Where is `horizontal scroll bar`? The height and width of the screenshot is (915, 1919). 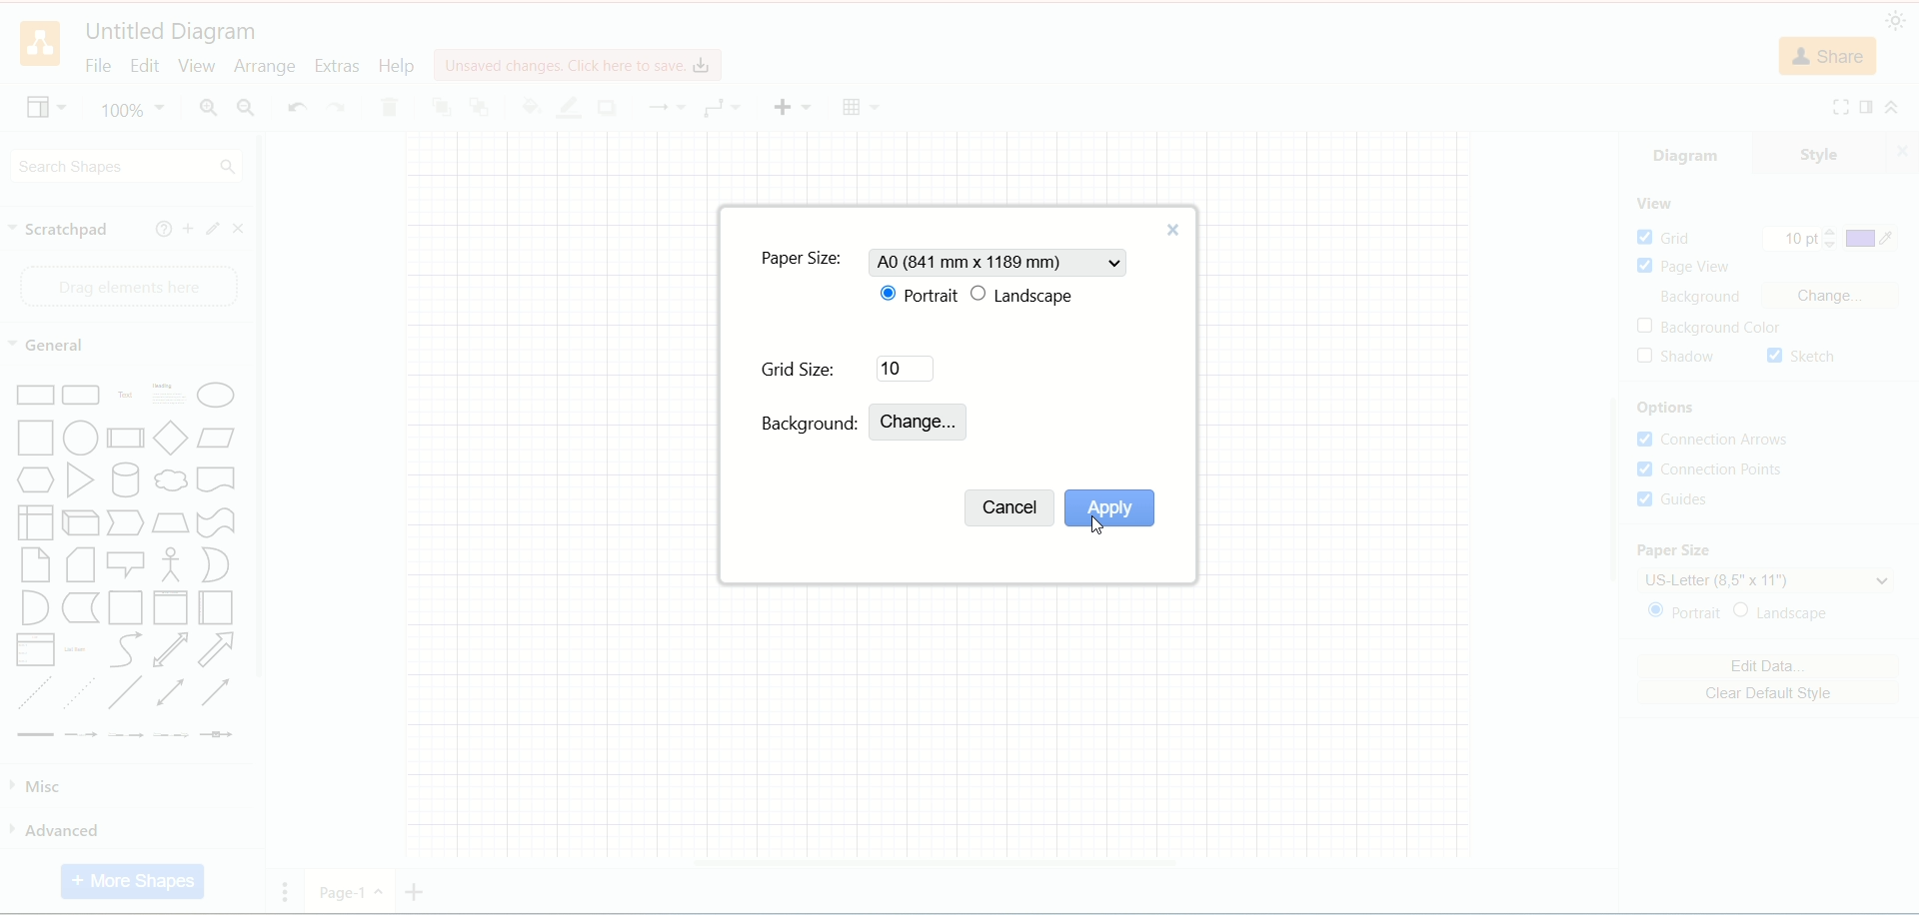 horizontal scroll bar is located at coordinates (934, 867).